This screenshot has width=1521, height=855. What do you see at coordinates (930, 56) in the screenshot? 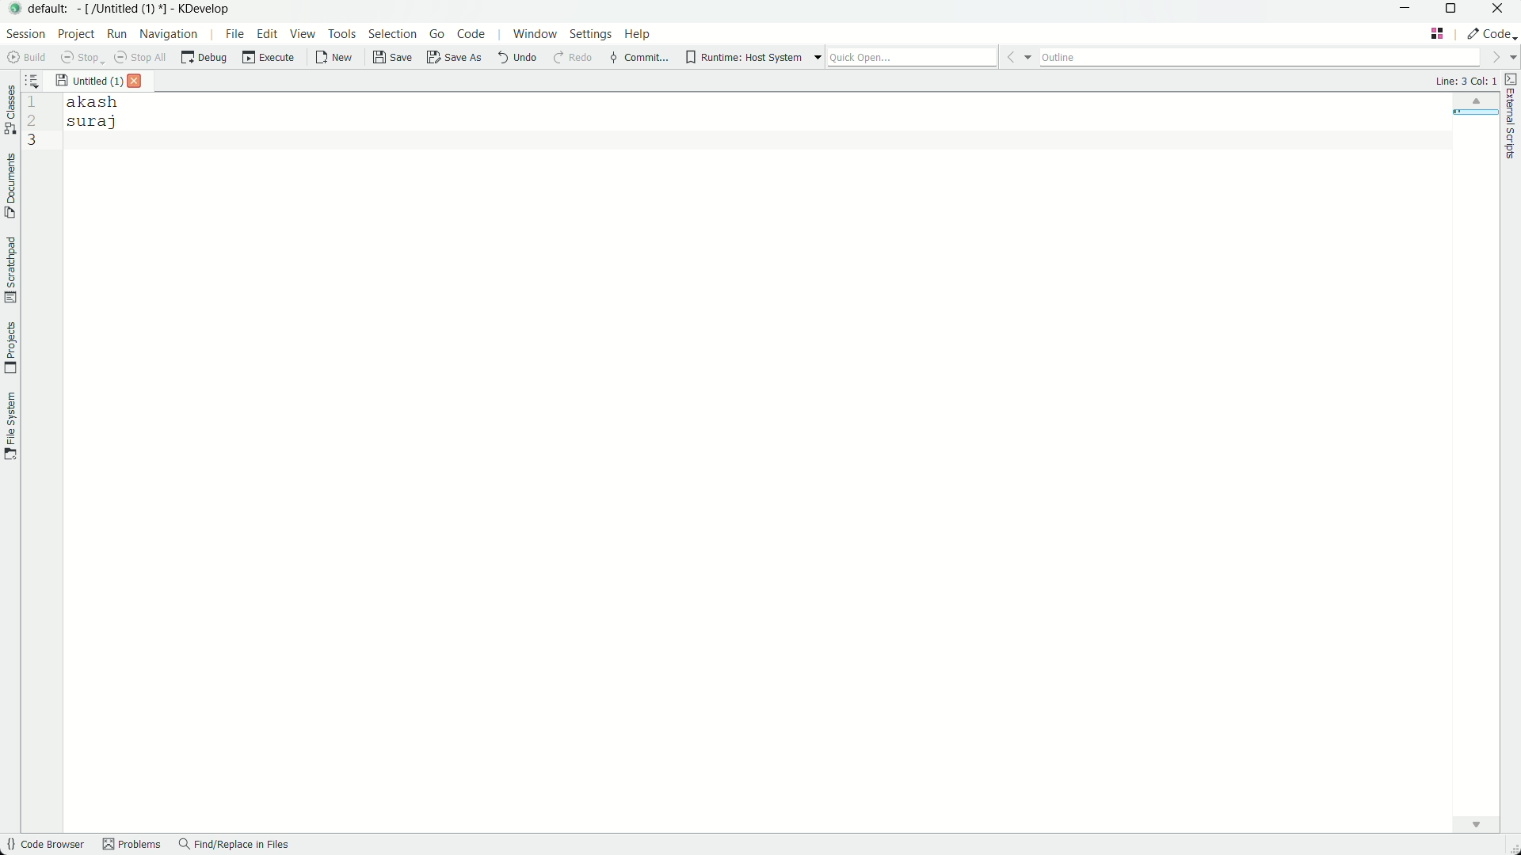
I see `quick open` at bounding box center [930, 56].